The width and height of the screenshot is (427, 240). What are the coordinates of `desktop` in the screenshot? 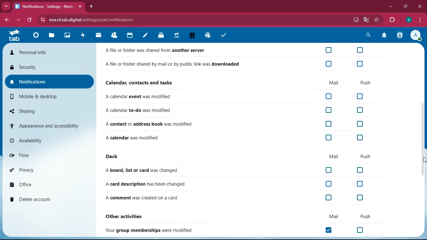 It's located at (356, 20).